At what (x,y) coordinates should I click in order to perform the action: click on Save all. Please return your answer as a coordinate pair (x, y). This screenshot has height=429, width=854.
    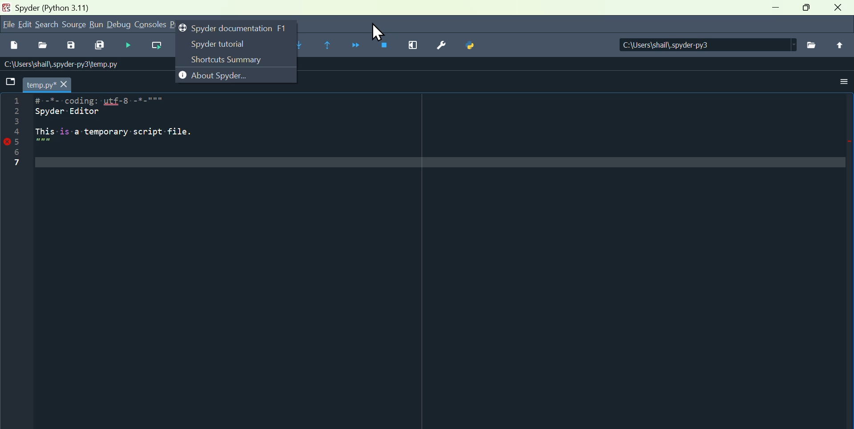
    Looking at the image, I should click on (100, 47).